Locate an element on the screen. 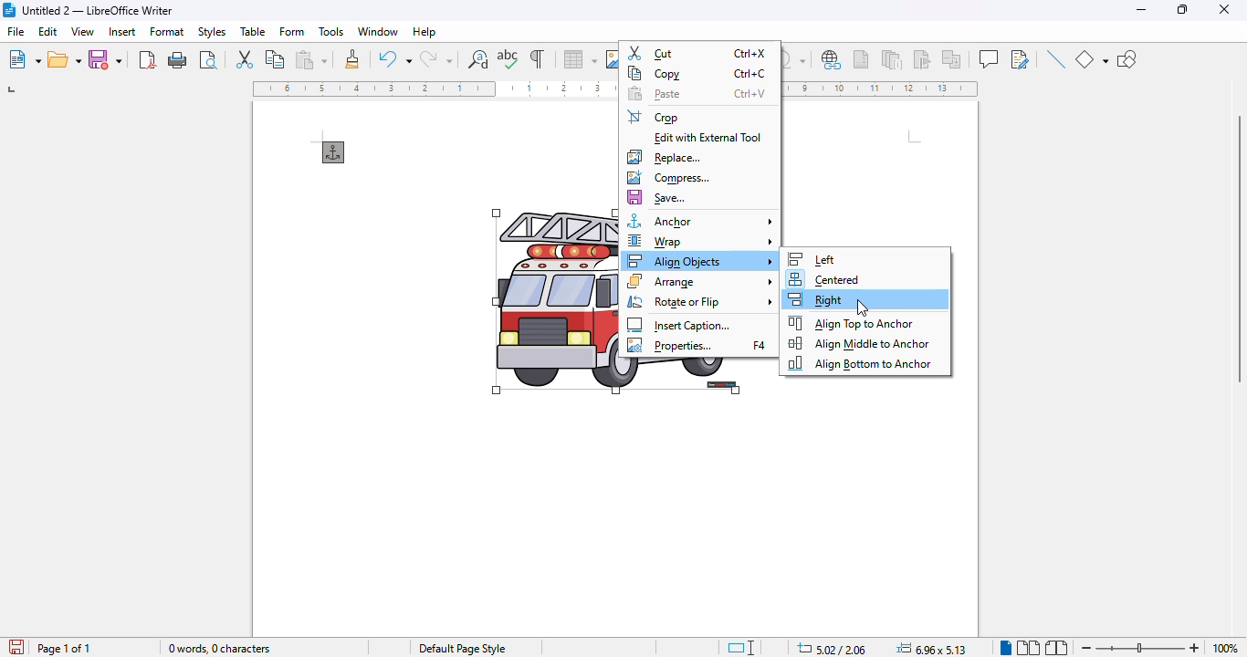 Image resolution: width=1247 pixels, height=657 pixels. save is located at coordinates (657, 198).